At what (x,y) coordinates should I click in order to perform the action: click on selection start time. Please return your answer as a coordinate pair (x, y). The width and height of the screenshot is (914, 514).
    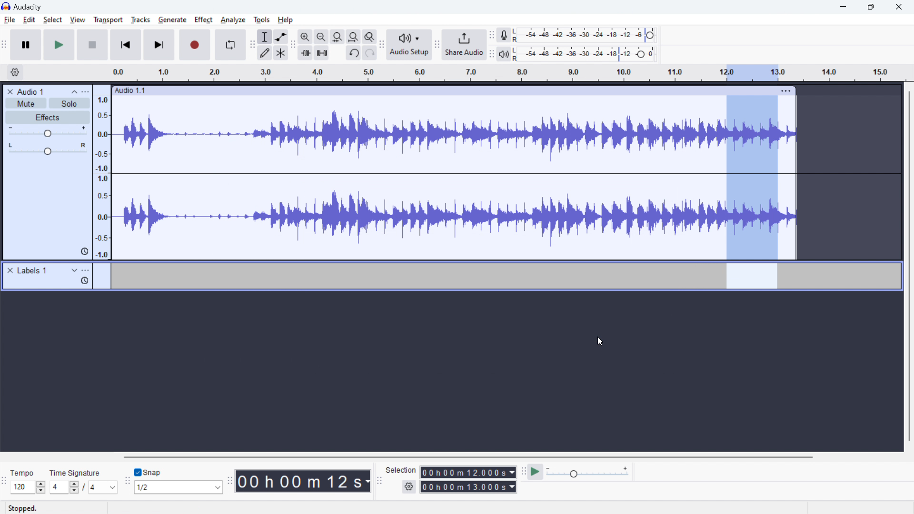
    Looking at the image, I should click on (468, 472).